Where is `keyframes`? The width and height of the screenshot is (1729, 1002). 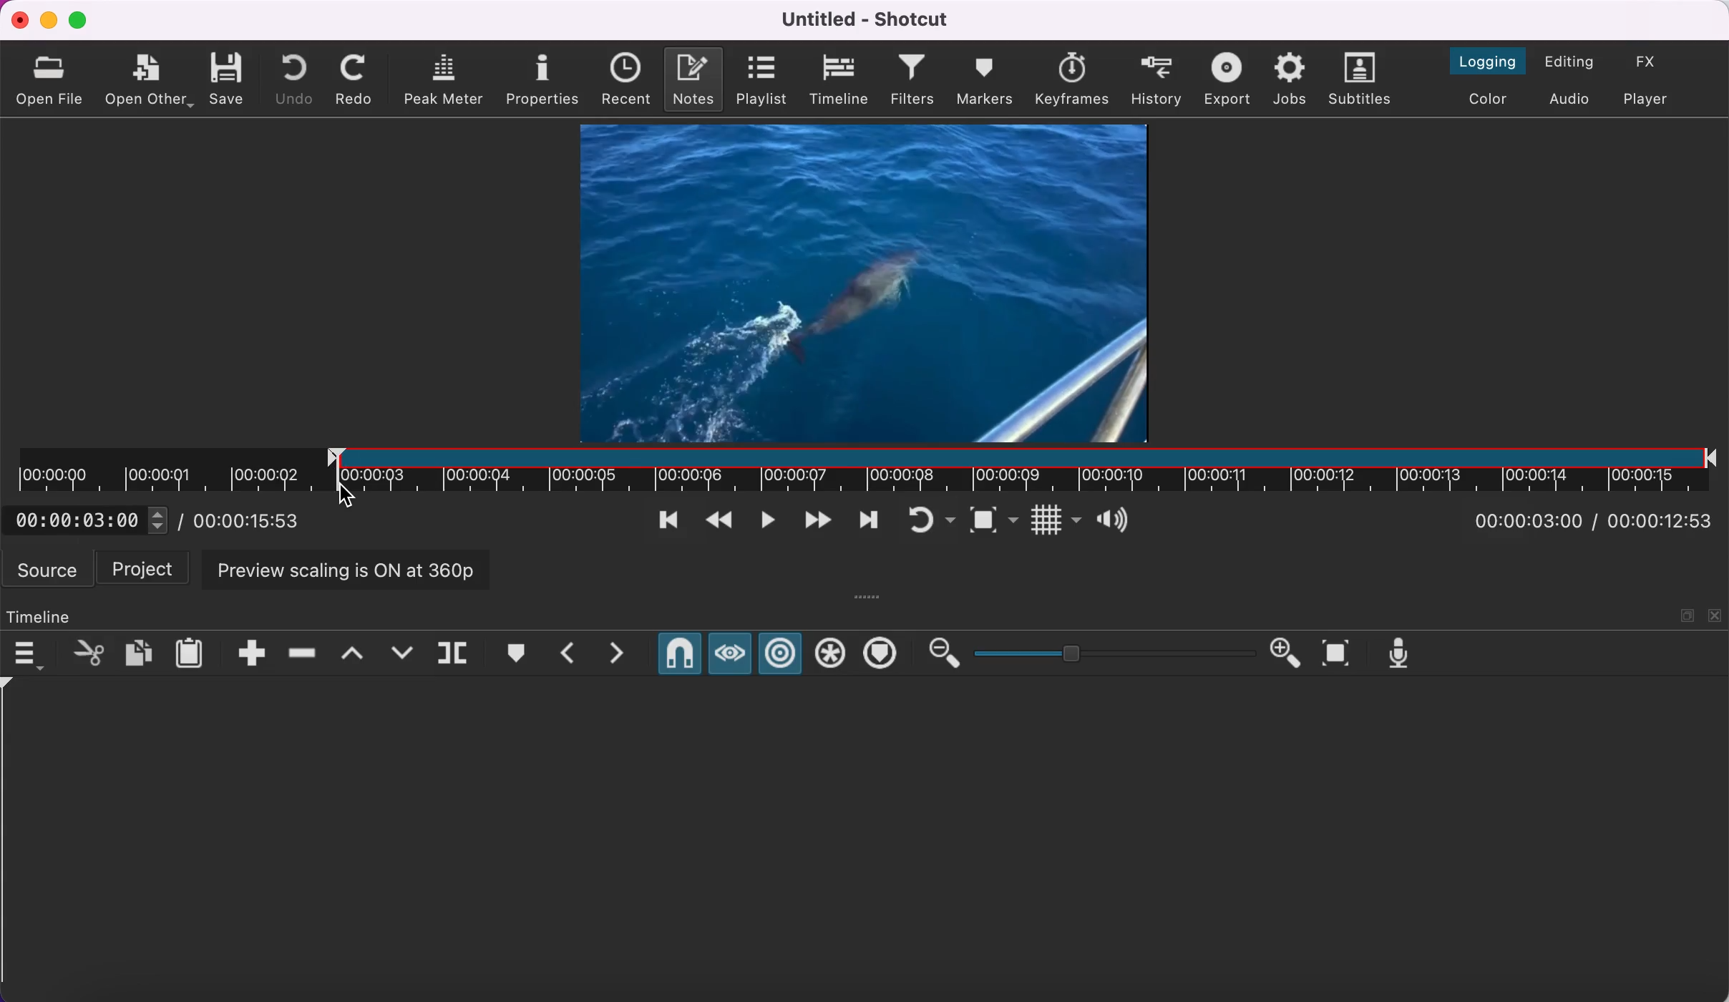
keyframes is located at coordinates (1074, 78).